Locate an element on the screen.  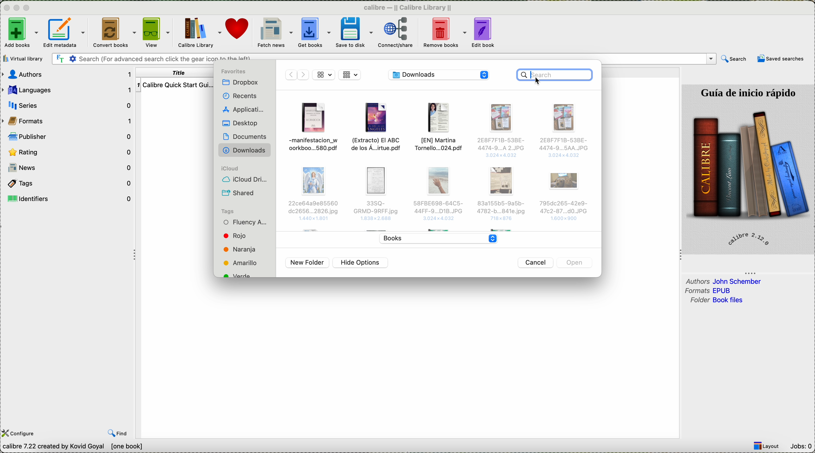
hide options is located at coordinates (361, 263).